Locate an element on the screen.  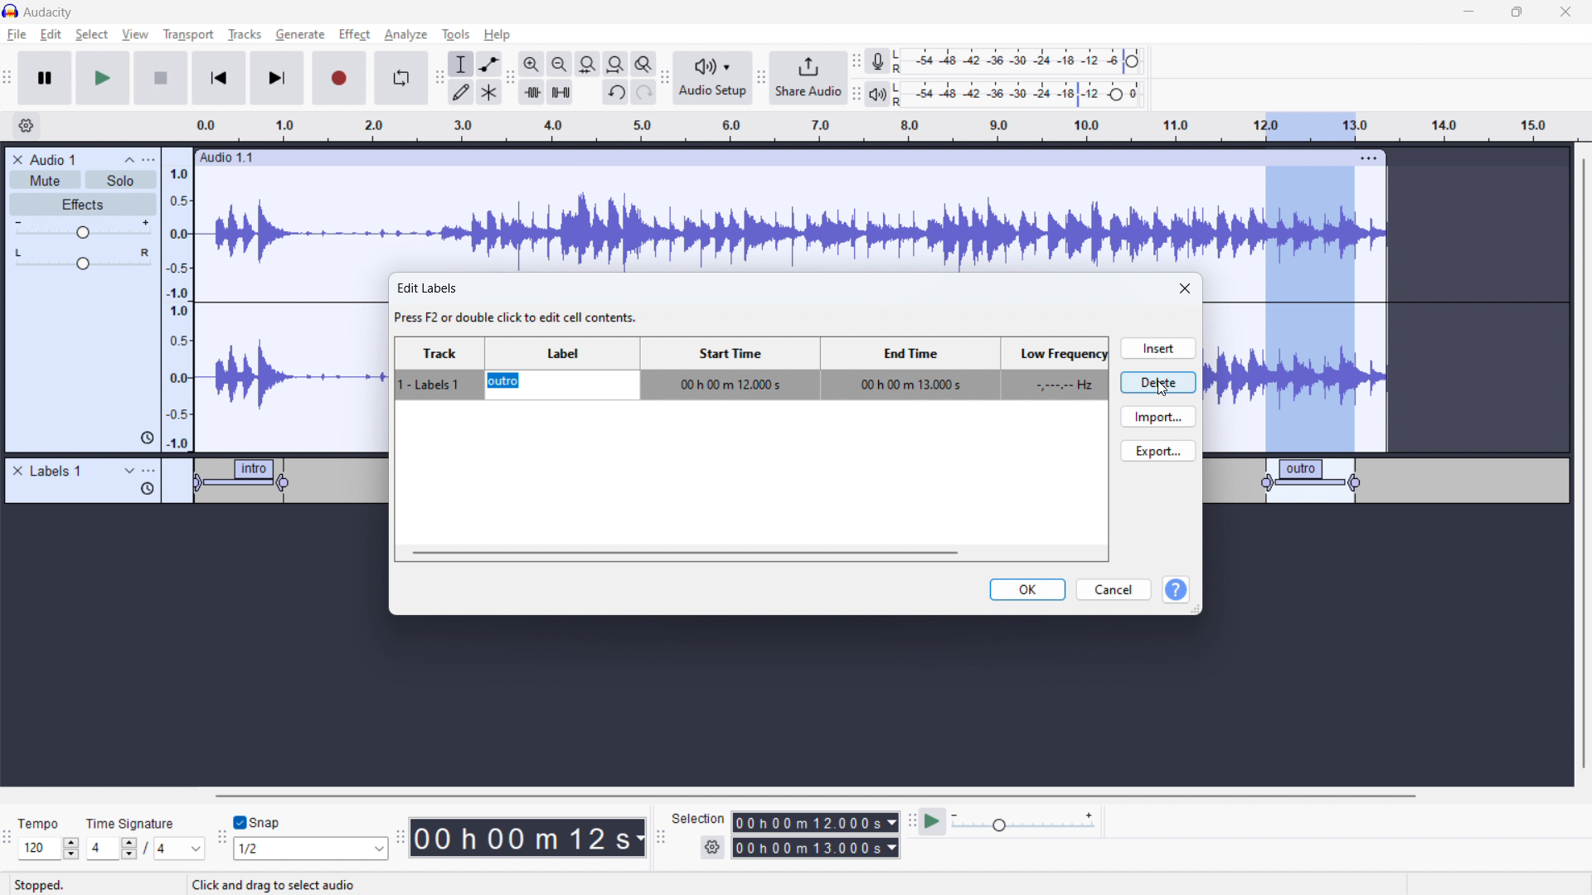
gain is located at coordinates (83, 230).